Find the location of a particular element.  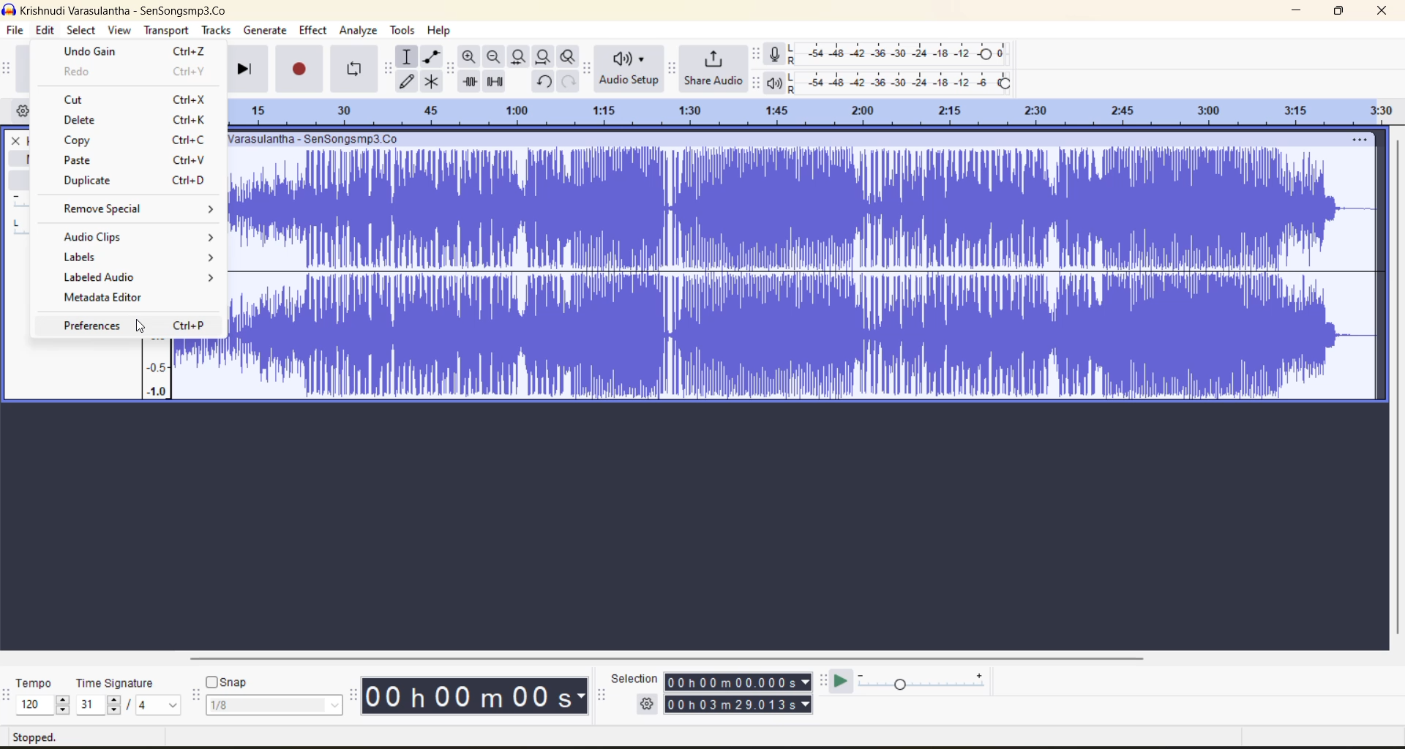

file name and app name is located at coordinates (122, 10).